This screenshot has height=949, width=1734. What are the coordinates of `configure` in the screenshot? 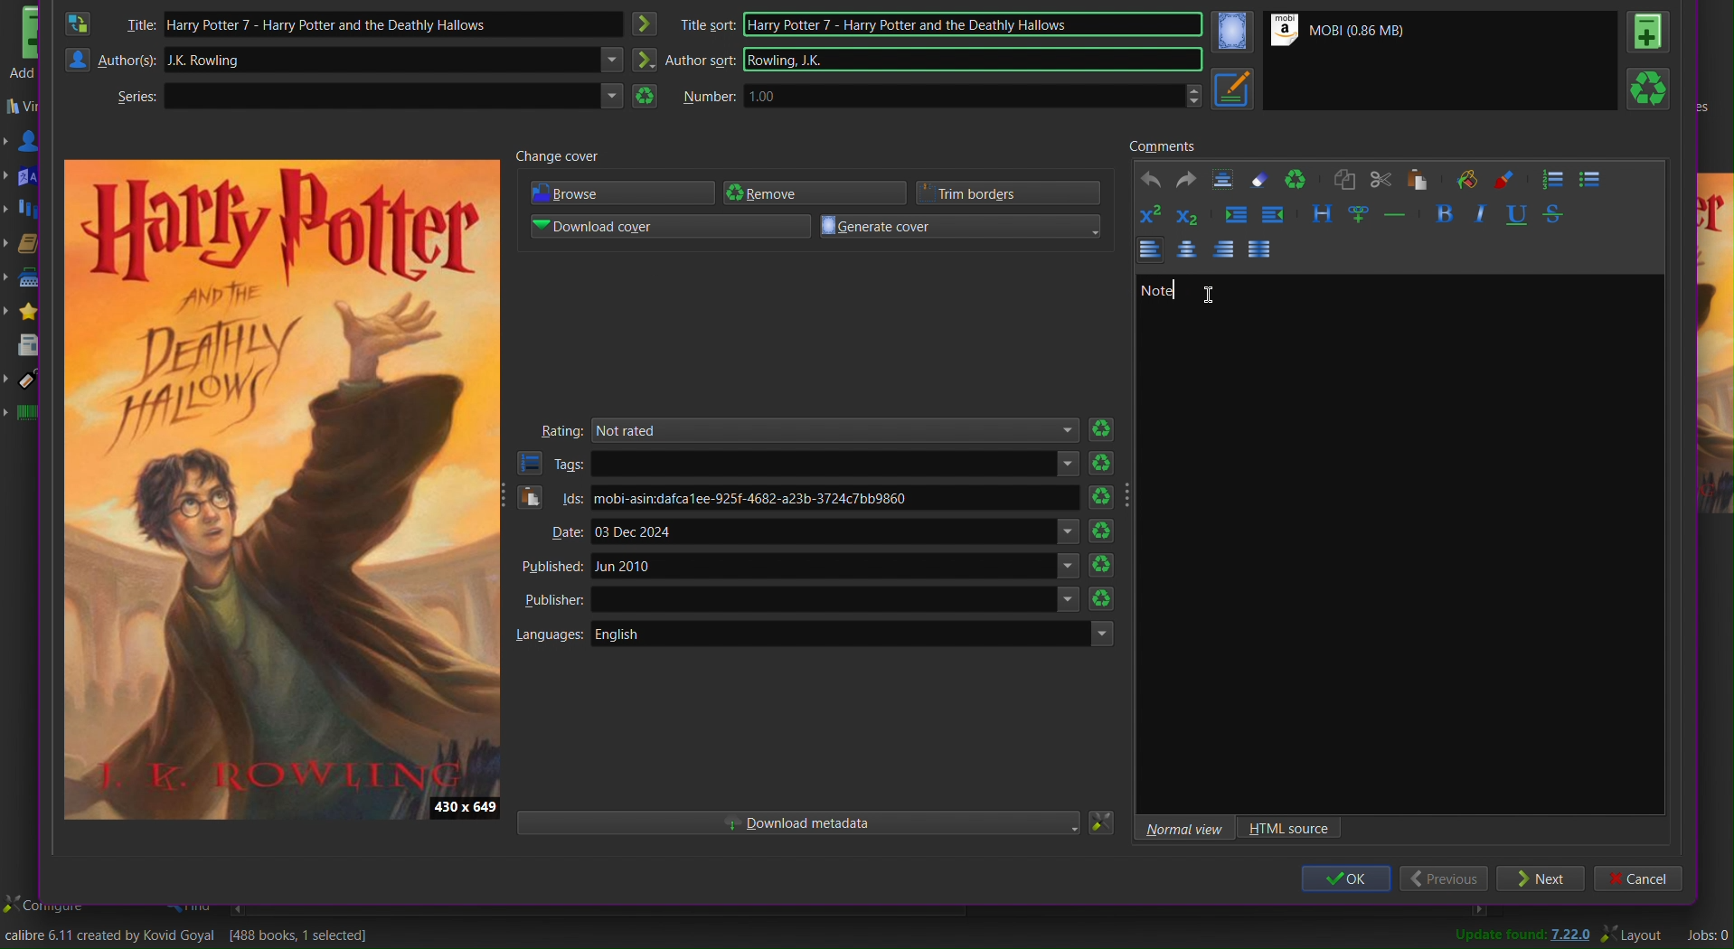 It's located at (47, 904).